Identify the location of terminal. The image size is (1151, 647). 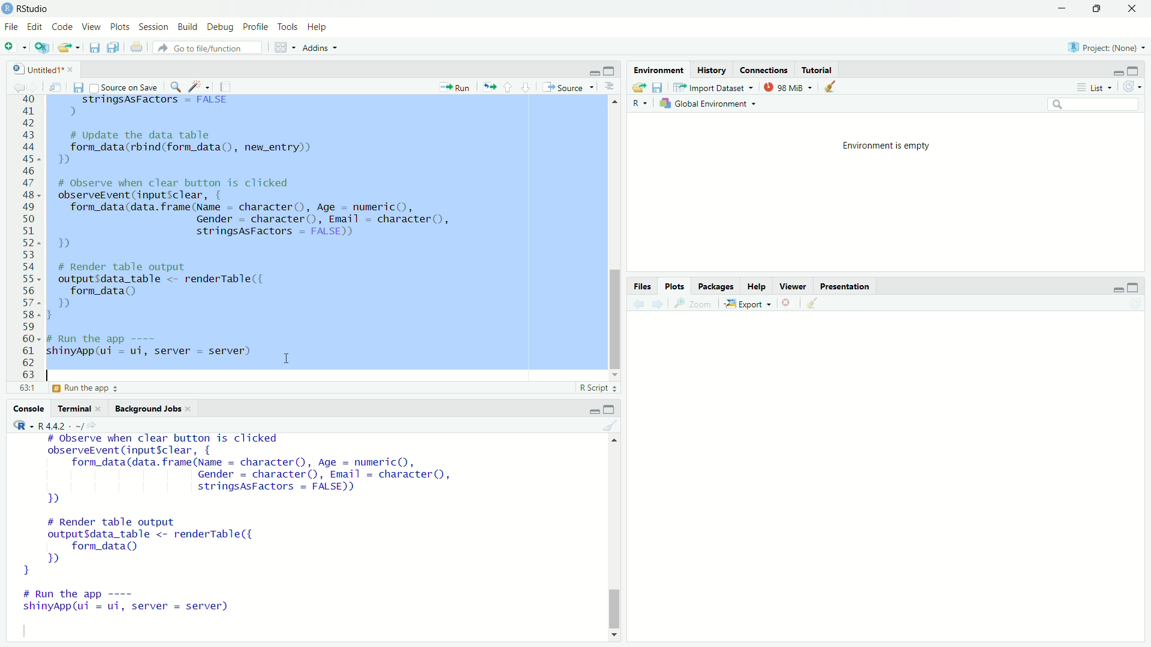
(74, 409).